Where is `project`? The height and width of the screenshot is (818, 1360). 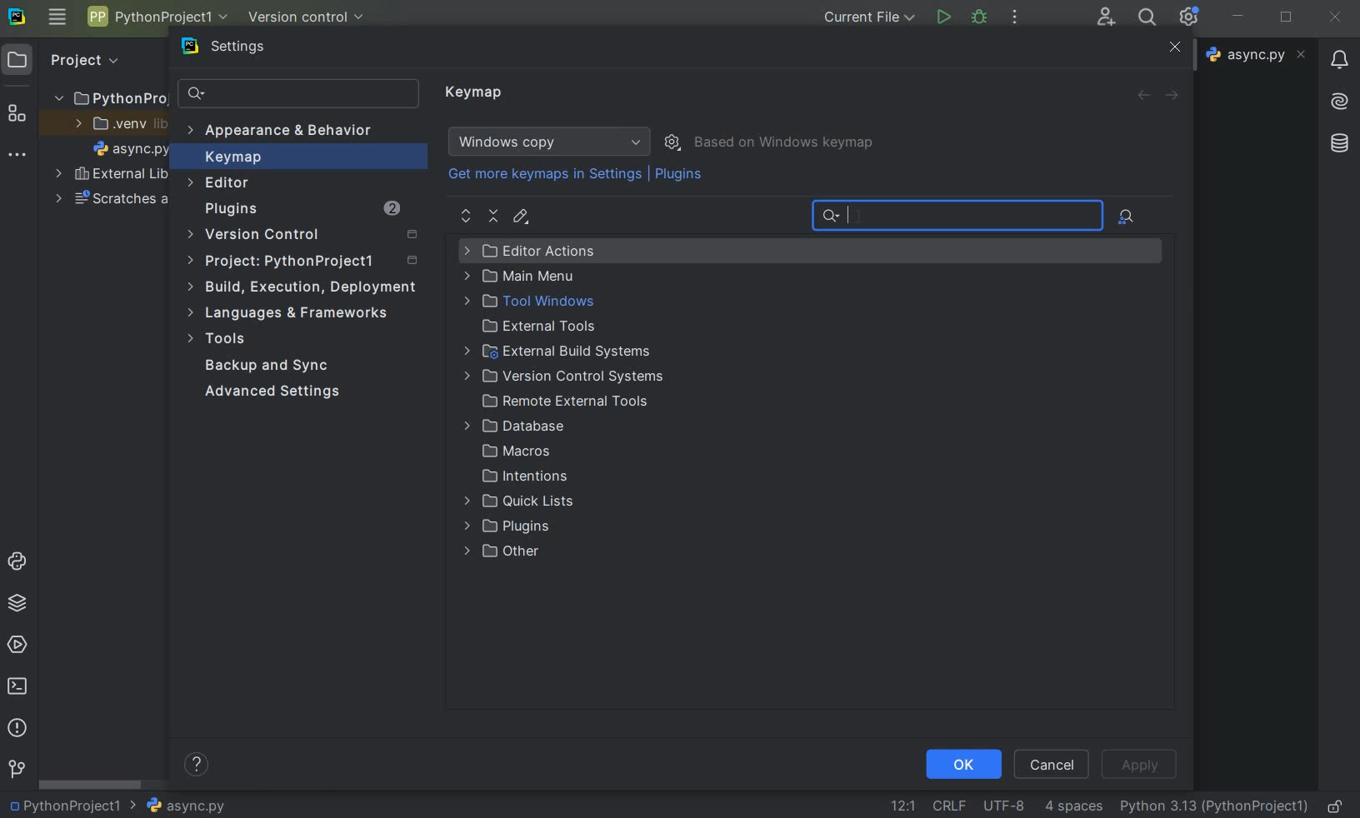 project is located at coordinates (305, 263).